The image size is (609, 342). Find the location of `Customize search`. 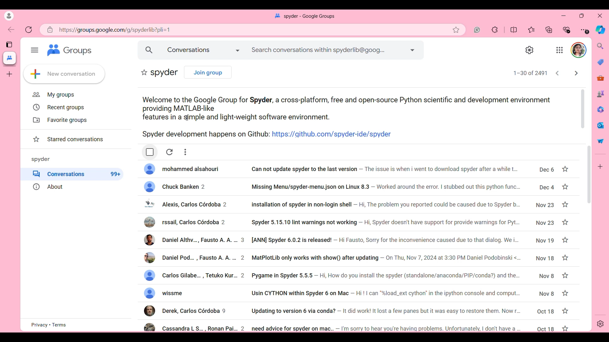

Customize search is located at coordinates (413, 50).